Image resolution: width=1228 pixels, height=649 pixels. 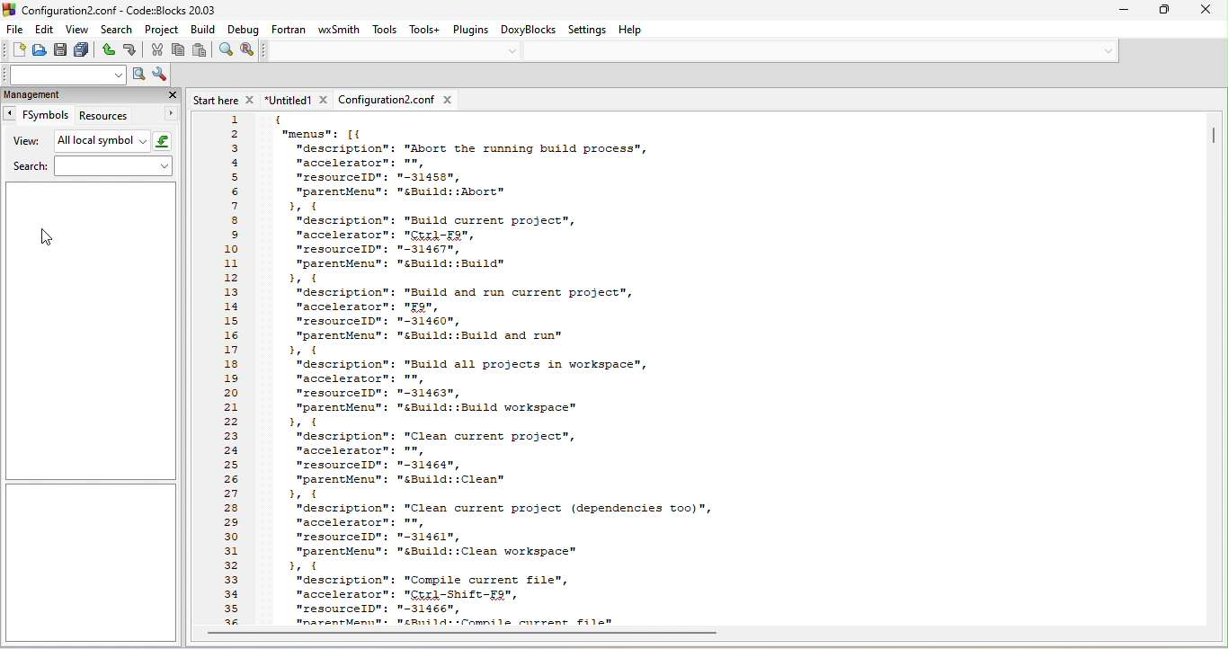 I want to click on minimize, so click(x=1124, y=11).